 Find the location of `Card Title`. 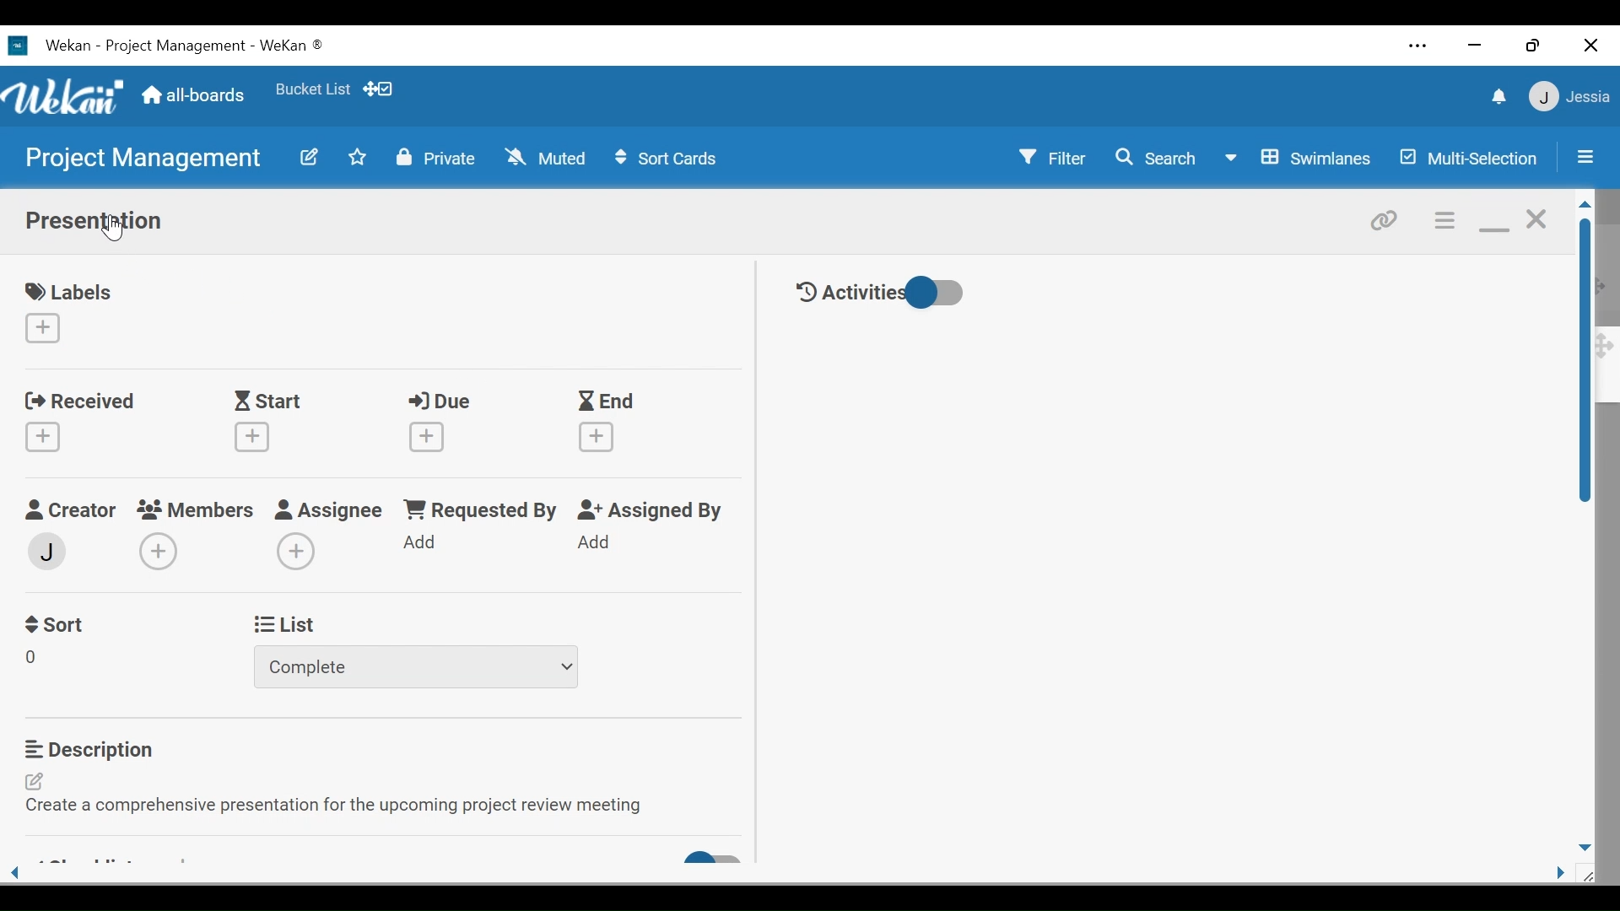

Card Title is located at coordinates (103, 220).